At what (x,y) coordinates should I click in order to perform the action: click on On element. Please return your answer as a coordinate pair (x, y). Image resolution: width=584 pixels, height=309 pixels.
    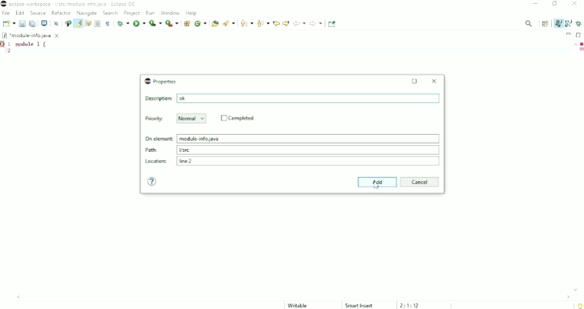
    Looking at the image, I should click on (293, 137).